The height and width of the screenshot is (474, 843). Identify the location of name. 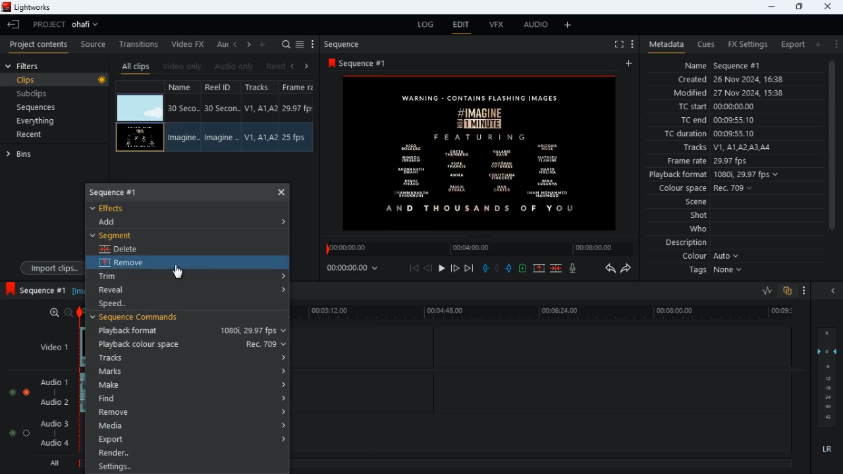
(722, 65).